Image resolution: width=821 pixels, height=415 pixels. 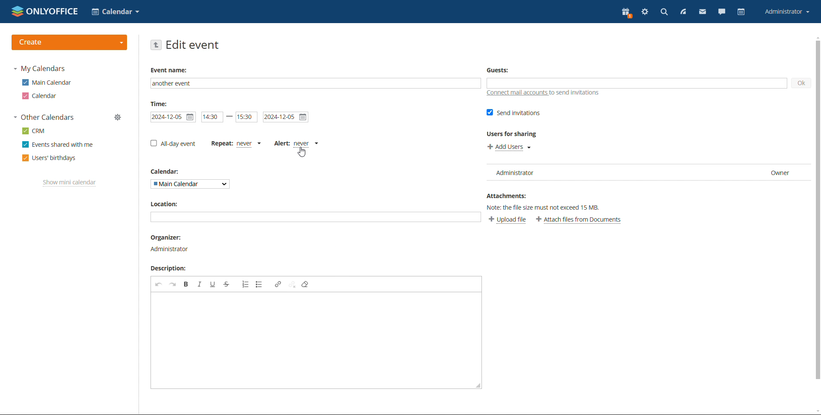 I want to click on bold, so click(x=186, y=284).